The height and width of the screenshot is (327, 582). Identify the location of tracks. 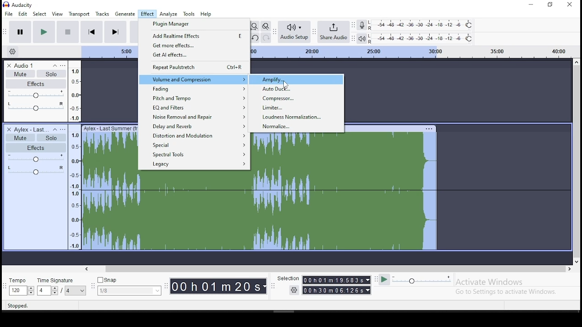
(103, 14).